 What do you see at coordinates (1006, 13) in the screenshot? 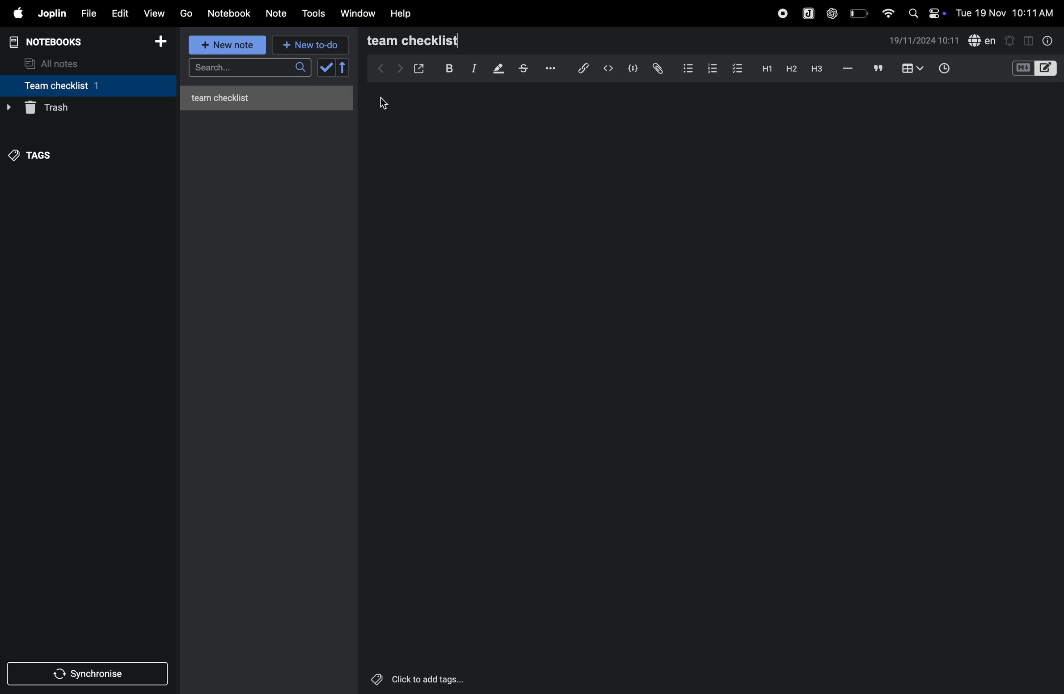
I see `date and time` at bounding box center [1006, 13].